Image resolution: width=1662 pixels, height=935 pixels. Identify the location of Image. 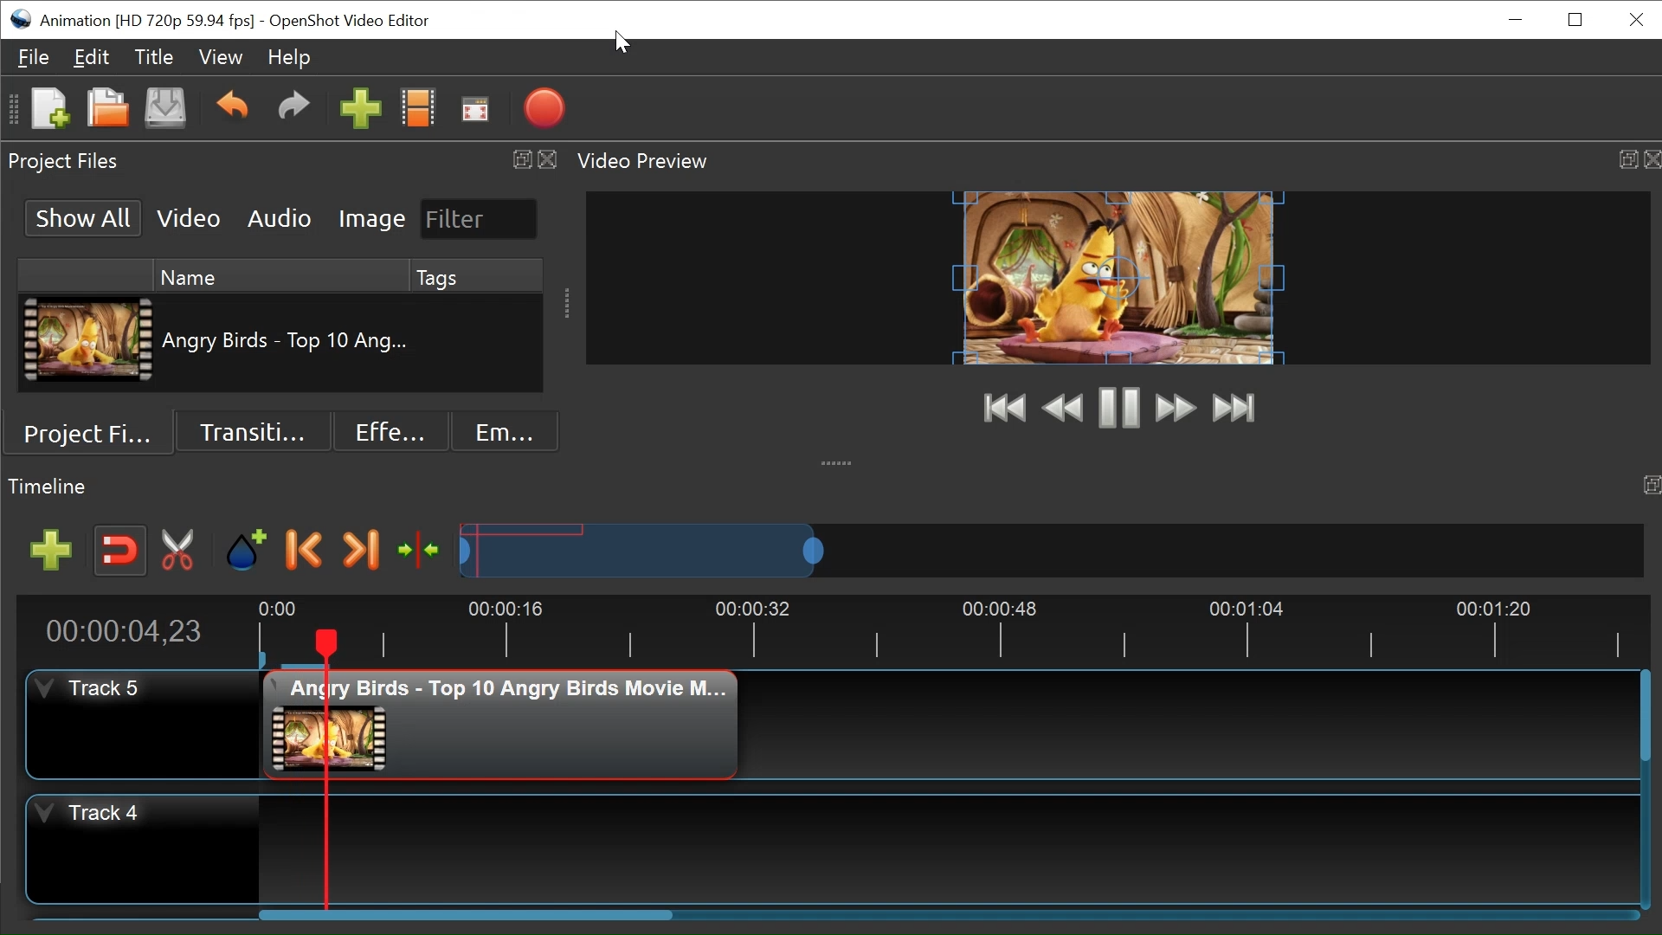
(373, 218).